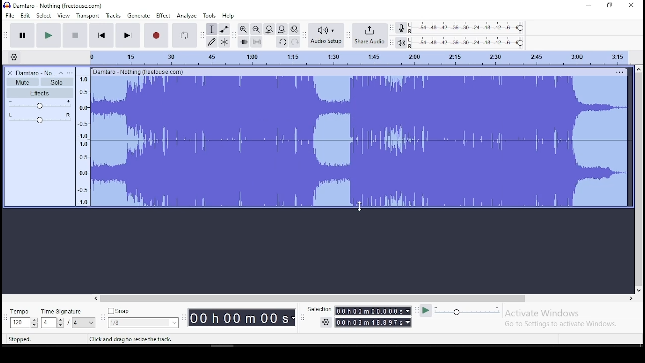  Describe the element at coordinates (57, 82) in the screenshot. I see `solo` at that location.